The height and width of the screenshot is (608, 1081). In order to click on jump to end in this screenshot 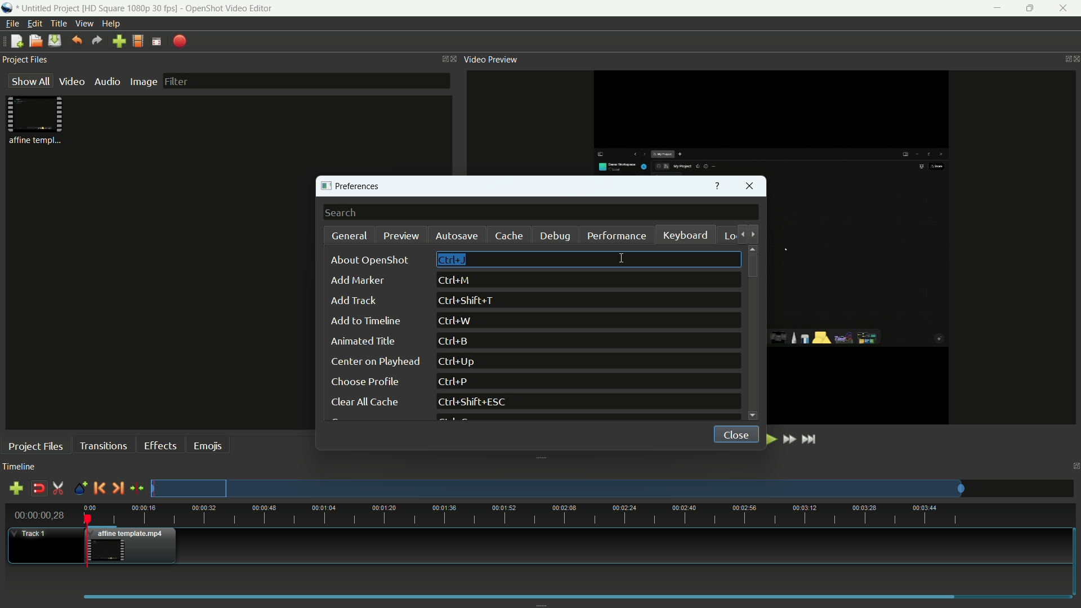, I will do `click(811, 439)`.